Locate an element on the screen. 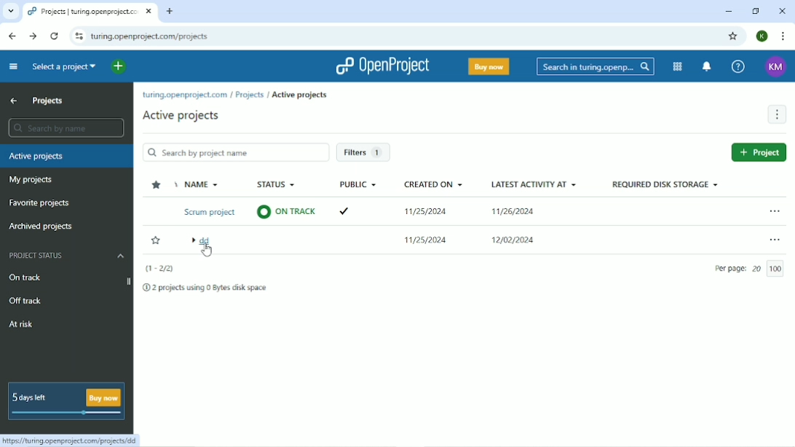 Image resolution: width=795 pixels, height=447 pixels. Filters is located at coordinates (364, 153).